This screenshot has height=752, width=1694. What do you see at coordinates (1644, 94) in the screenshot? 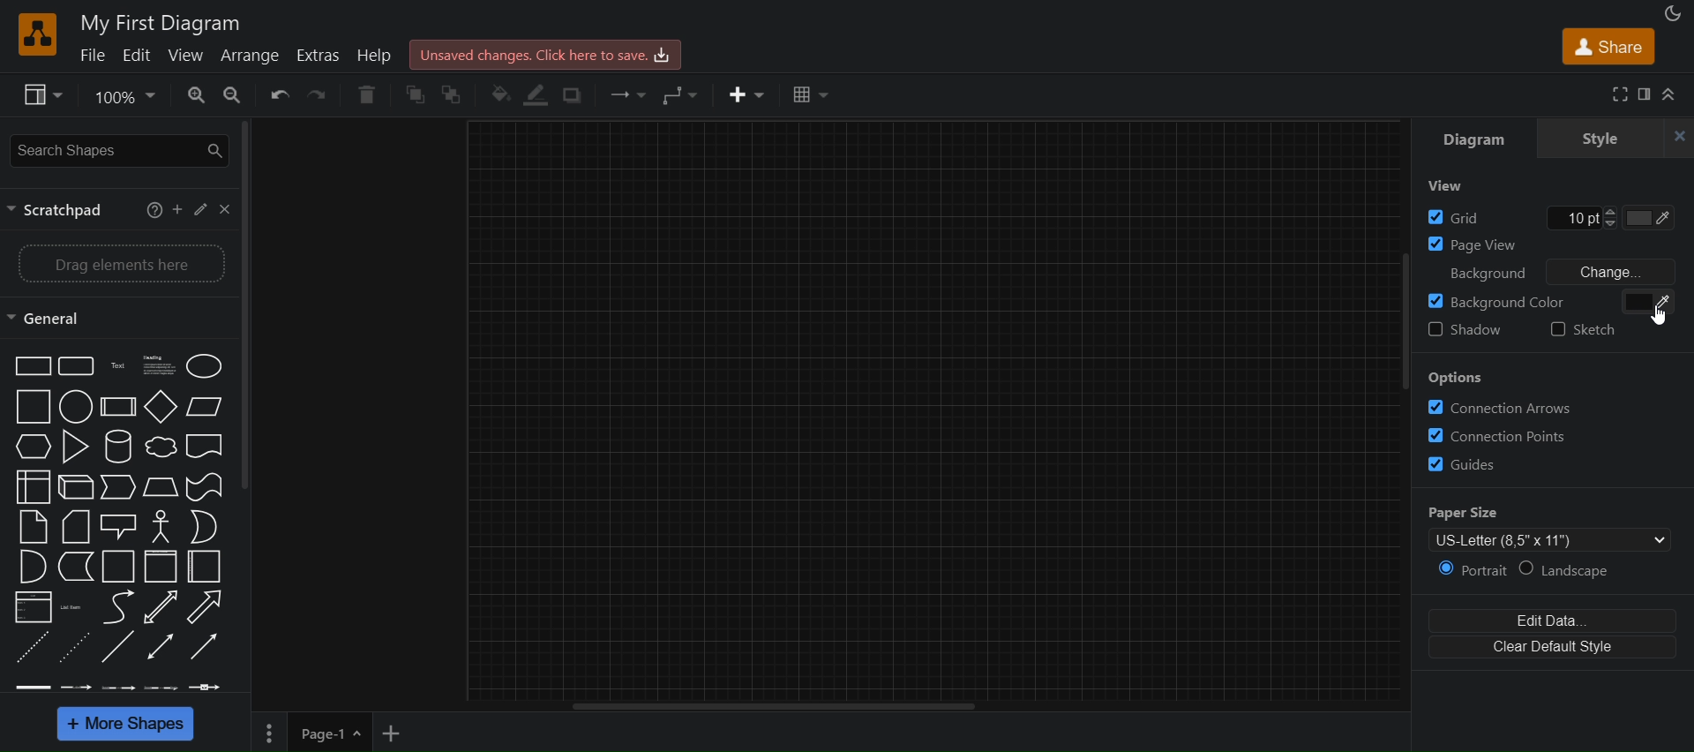
I see `format` at bounding box center [1644, 94].